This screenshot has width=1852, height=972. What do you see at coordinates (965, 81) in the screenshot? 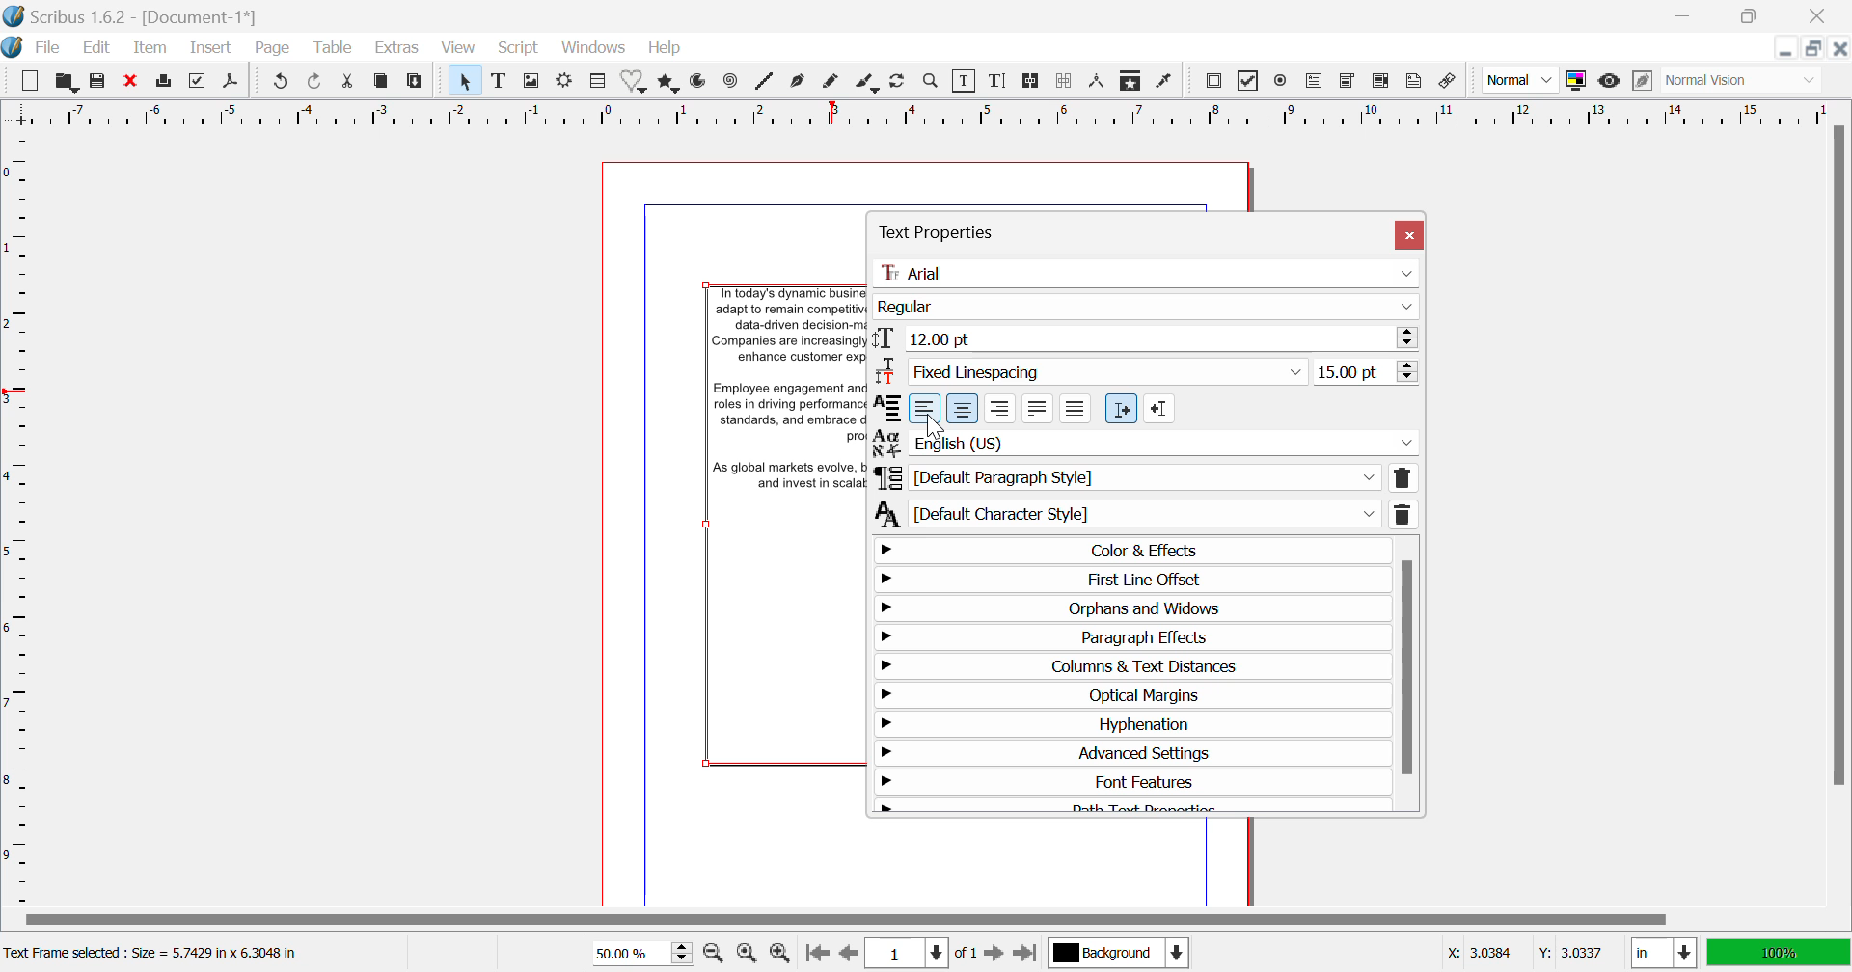
I see `Edit Content in Frames` at bounding box center [965, 81].